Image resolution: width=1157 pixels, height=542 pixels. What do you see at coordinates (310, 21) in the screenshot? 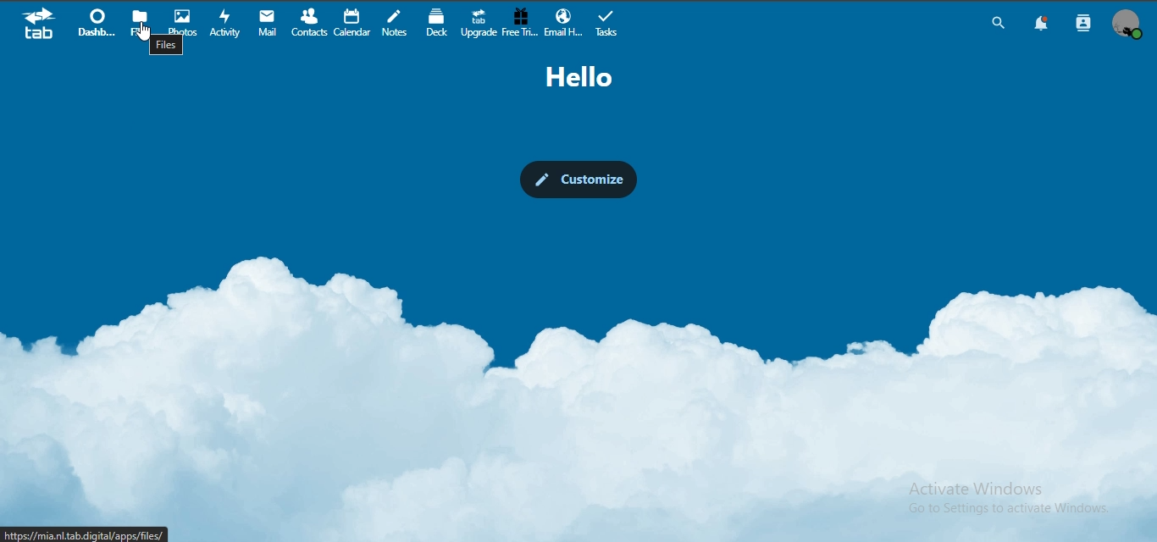
I see `contacts` at bounding box center [310, 21].